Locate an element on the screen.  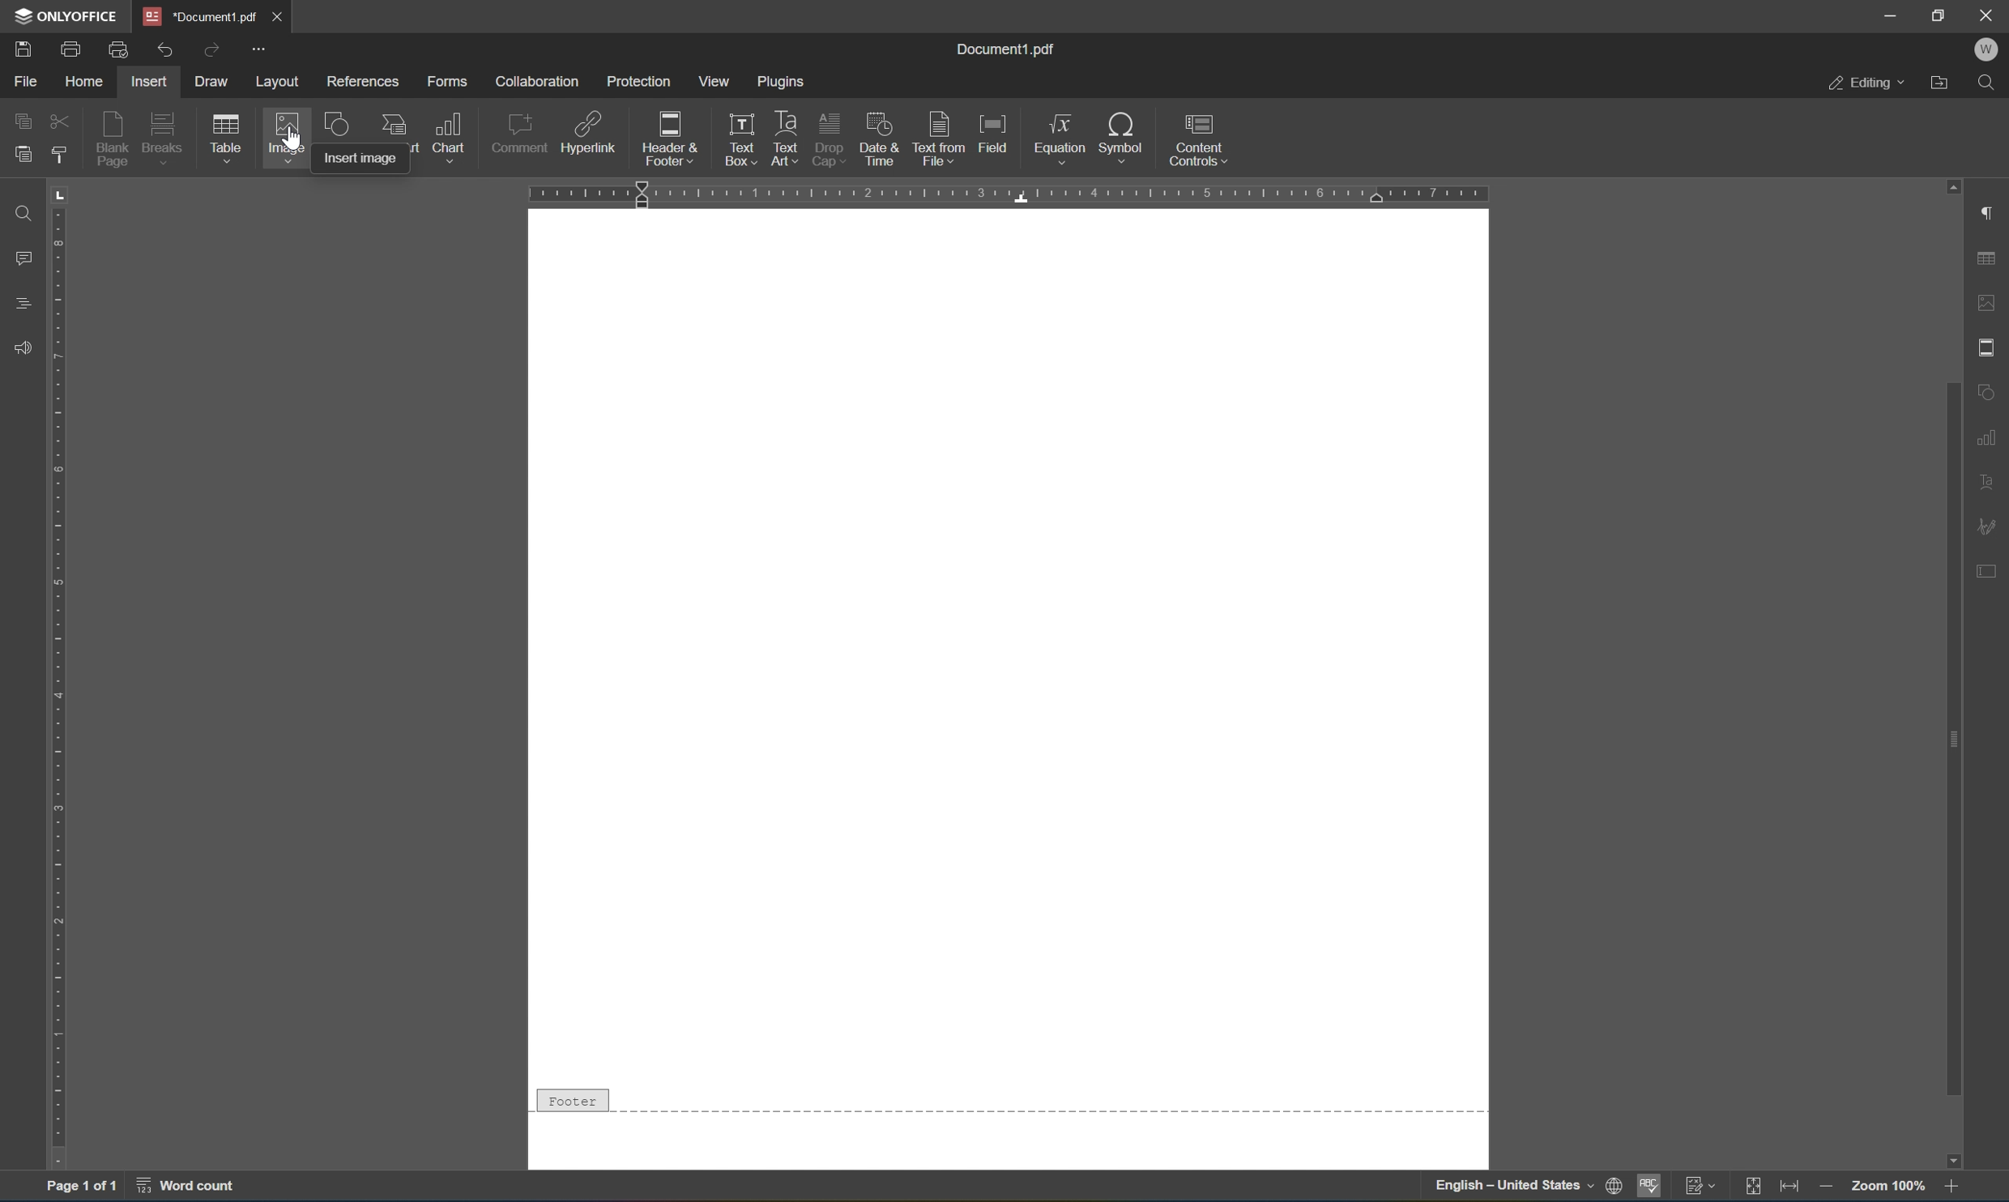
restore down is located at coordinates (1943, 15).